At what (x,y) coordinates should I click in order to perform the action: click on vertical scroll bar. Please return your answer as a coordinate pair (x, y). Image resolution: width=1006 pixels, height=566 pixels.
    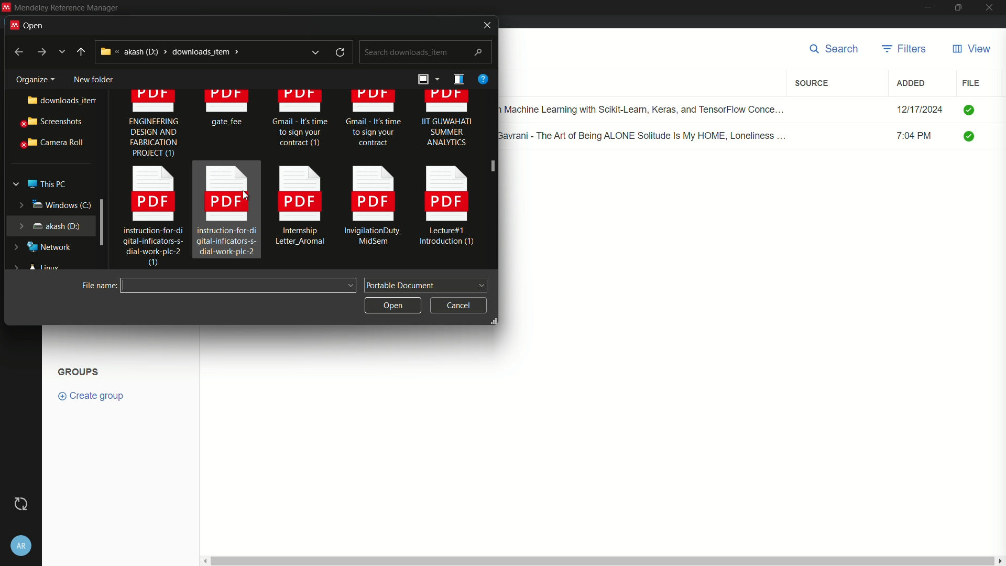
    Looking at the image, I should click on (601, 561).